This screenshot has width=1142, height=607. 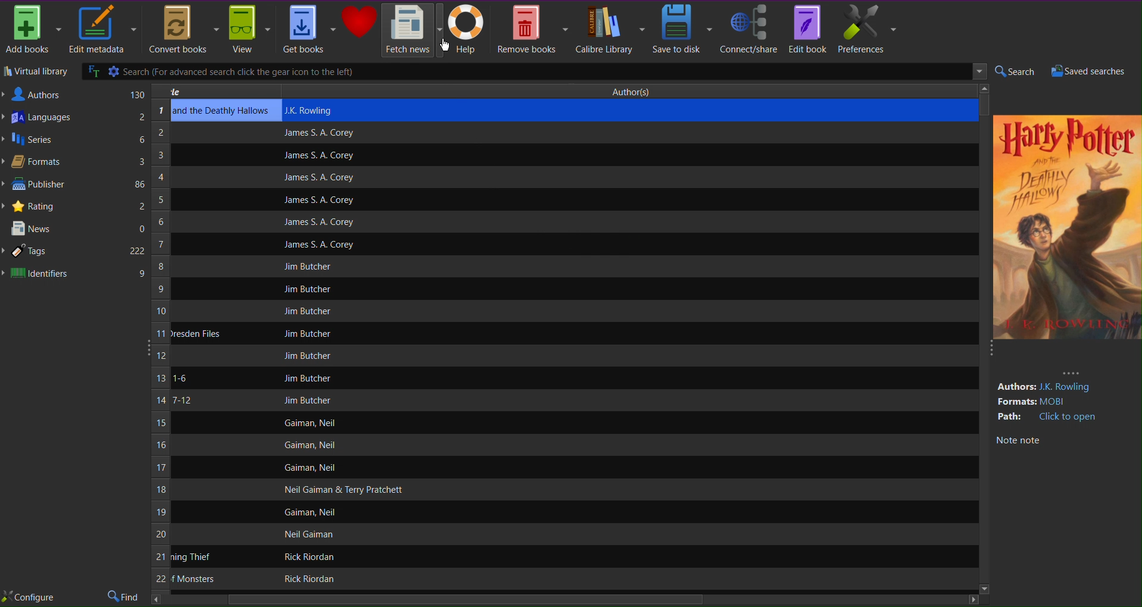 I want to click on Virtual Library, so click(x=36, y=73).